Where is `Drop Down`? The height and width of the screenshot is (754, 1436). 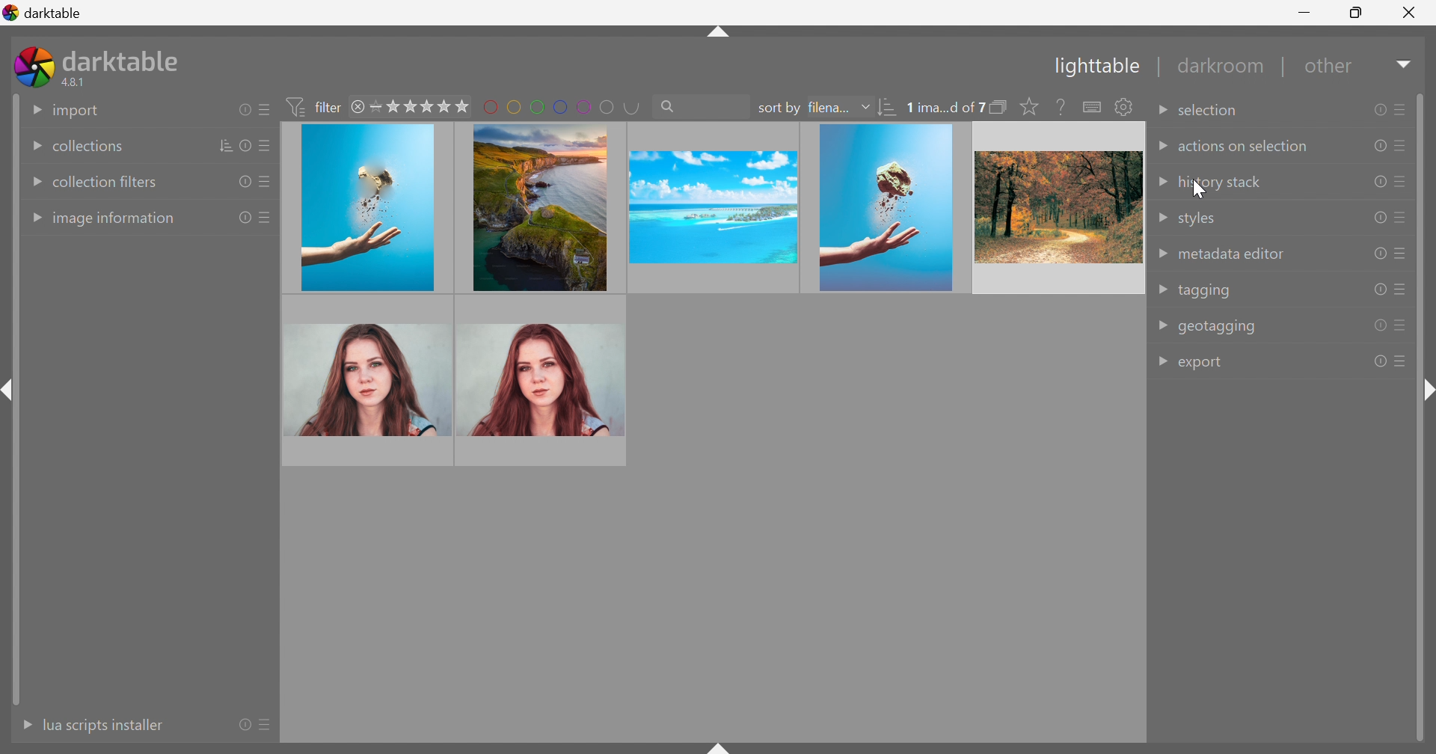
Drop Down is located at coordinates (1157, 325).